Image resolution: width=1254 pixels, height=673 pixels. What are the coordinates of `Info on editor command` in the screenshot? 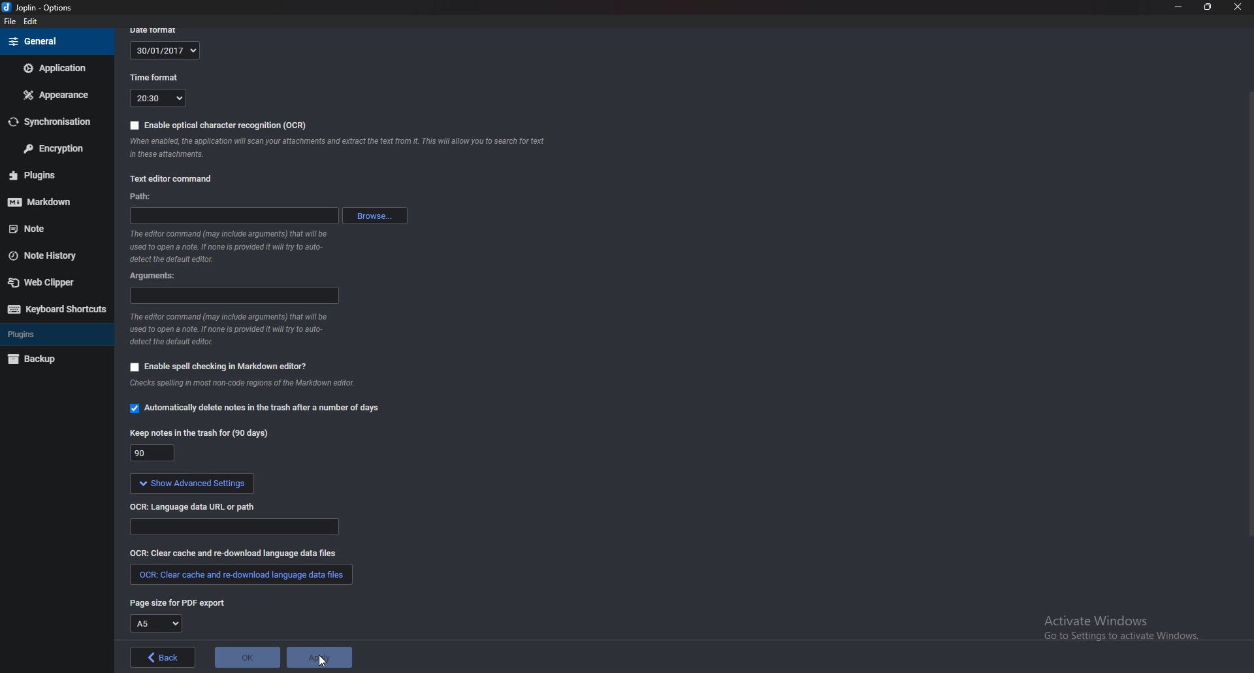 It's located at (233, 246).